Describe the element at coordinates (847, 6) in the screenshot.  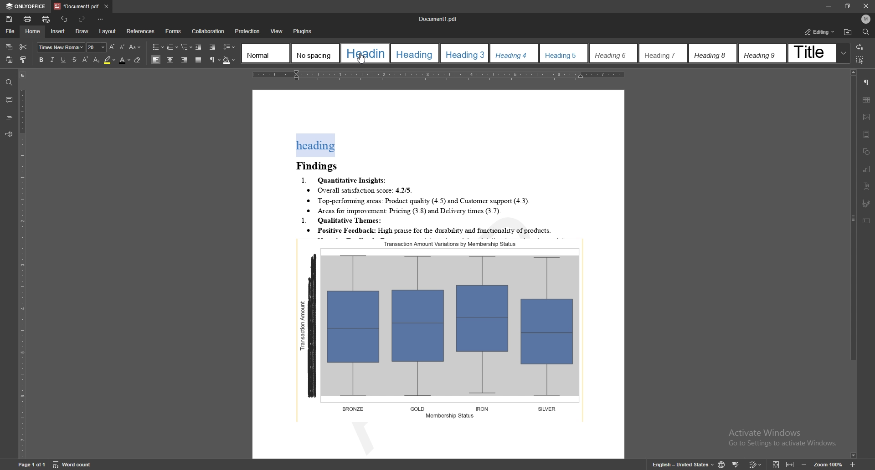
I see `resize` at that location.